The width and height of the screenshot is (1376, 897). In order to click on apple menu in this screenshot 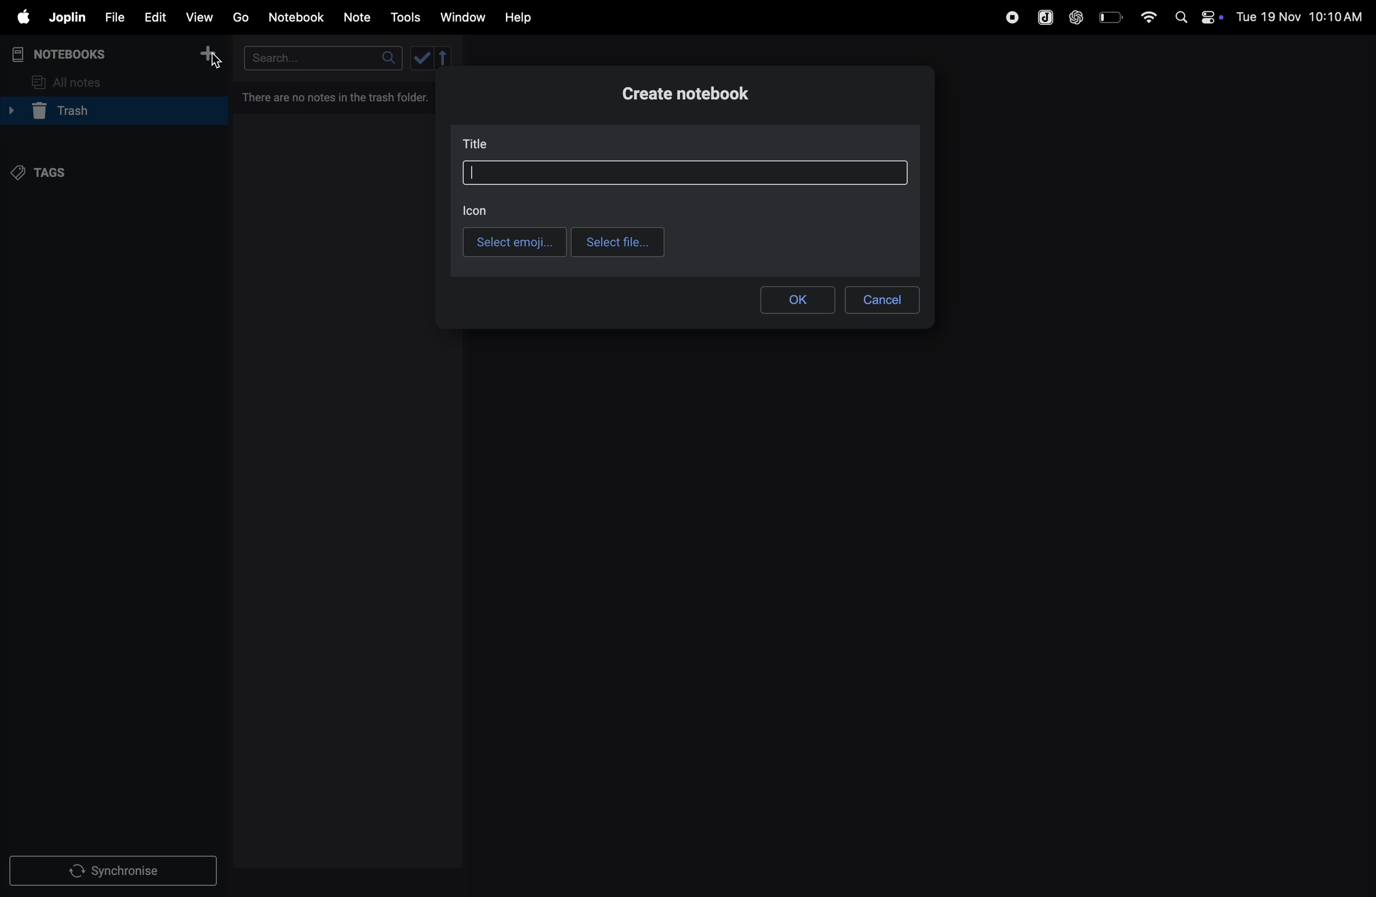, I will do `click(23, 18)`.